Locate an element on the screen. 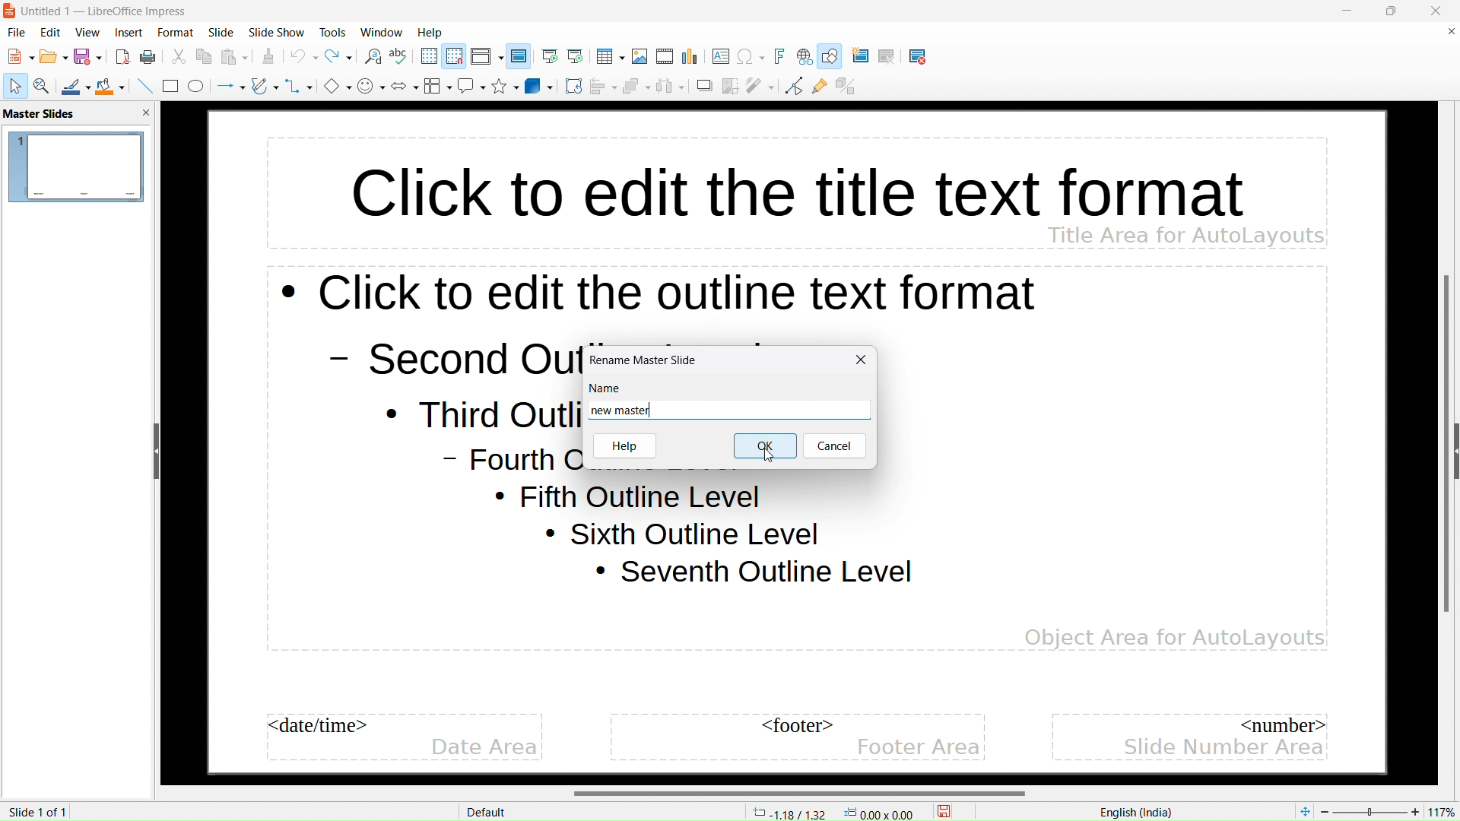  align objects is located at coordinates (602, 87).